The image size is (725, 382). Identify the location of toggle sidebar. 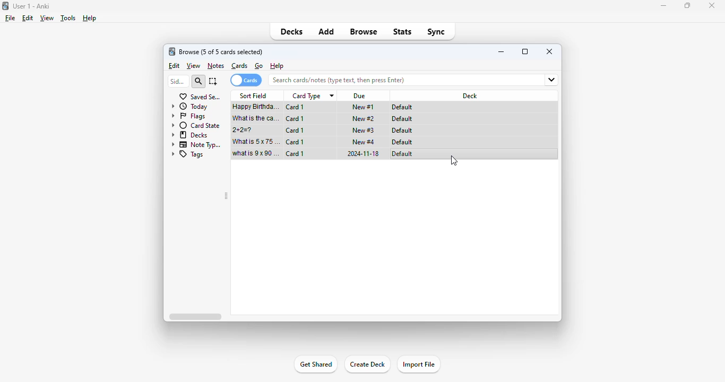
(226, 196).